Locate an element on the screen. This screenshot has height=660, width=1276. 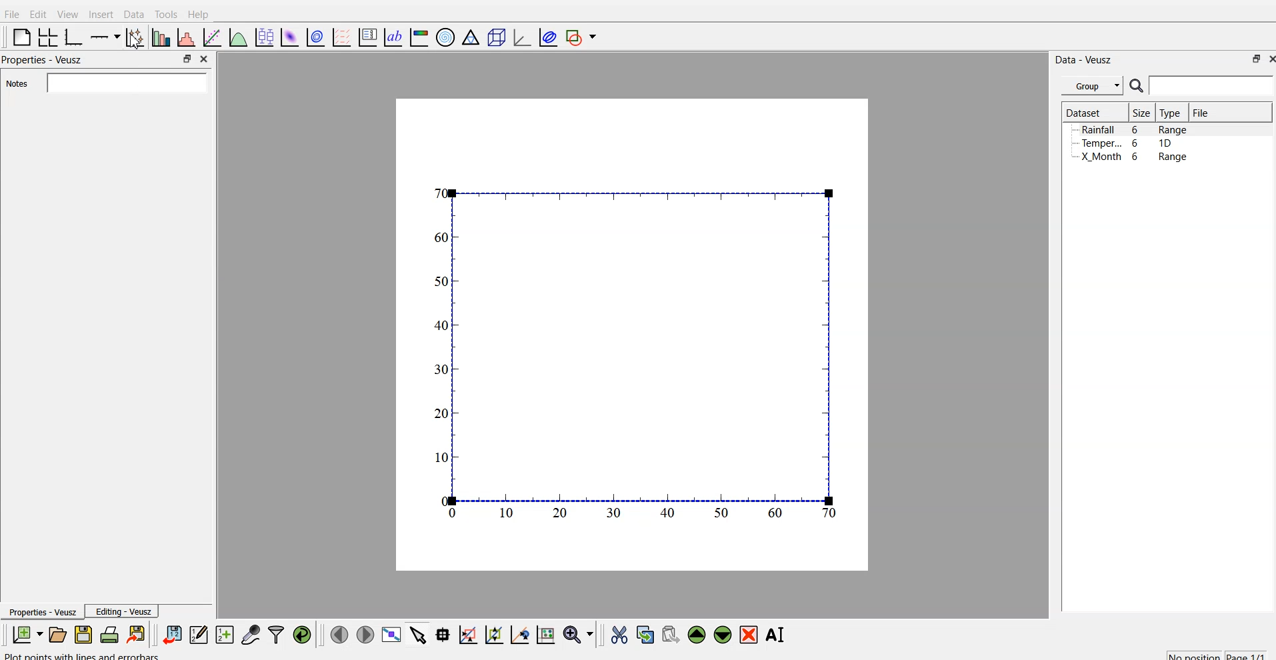
Type is located at coordinates (1171, 113).